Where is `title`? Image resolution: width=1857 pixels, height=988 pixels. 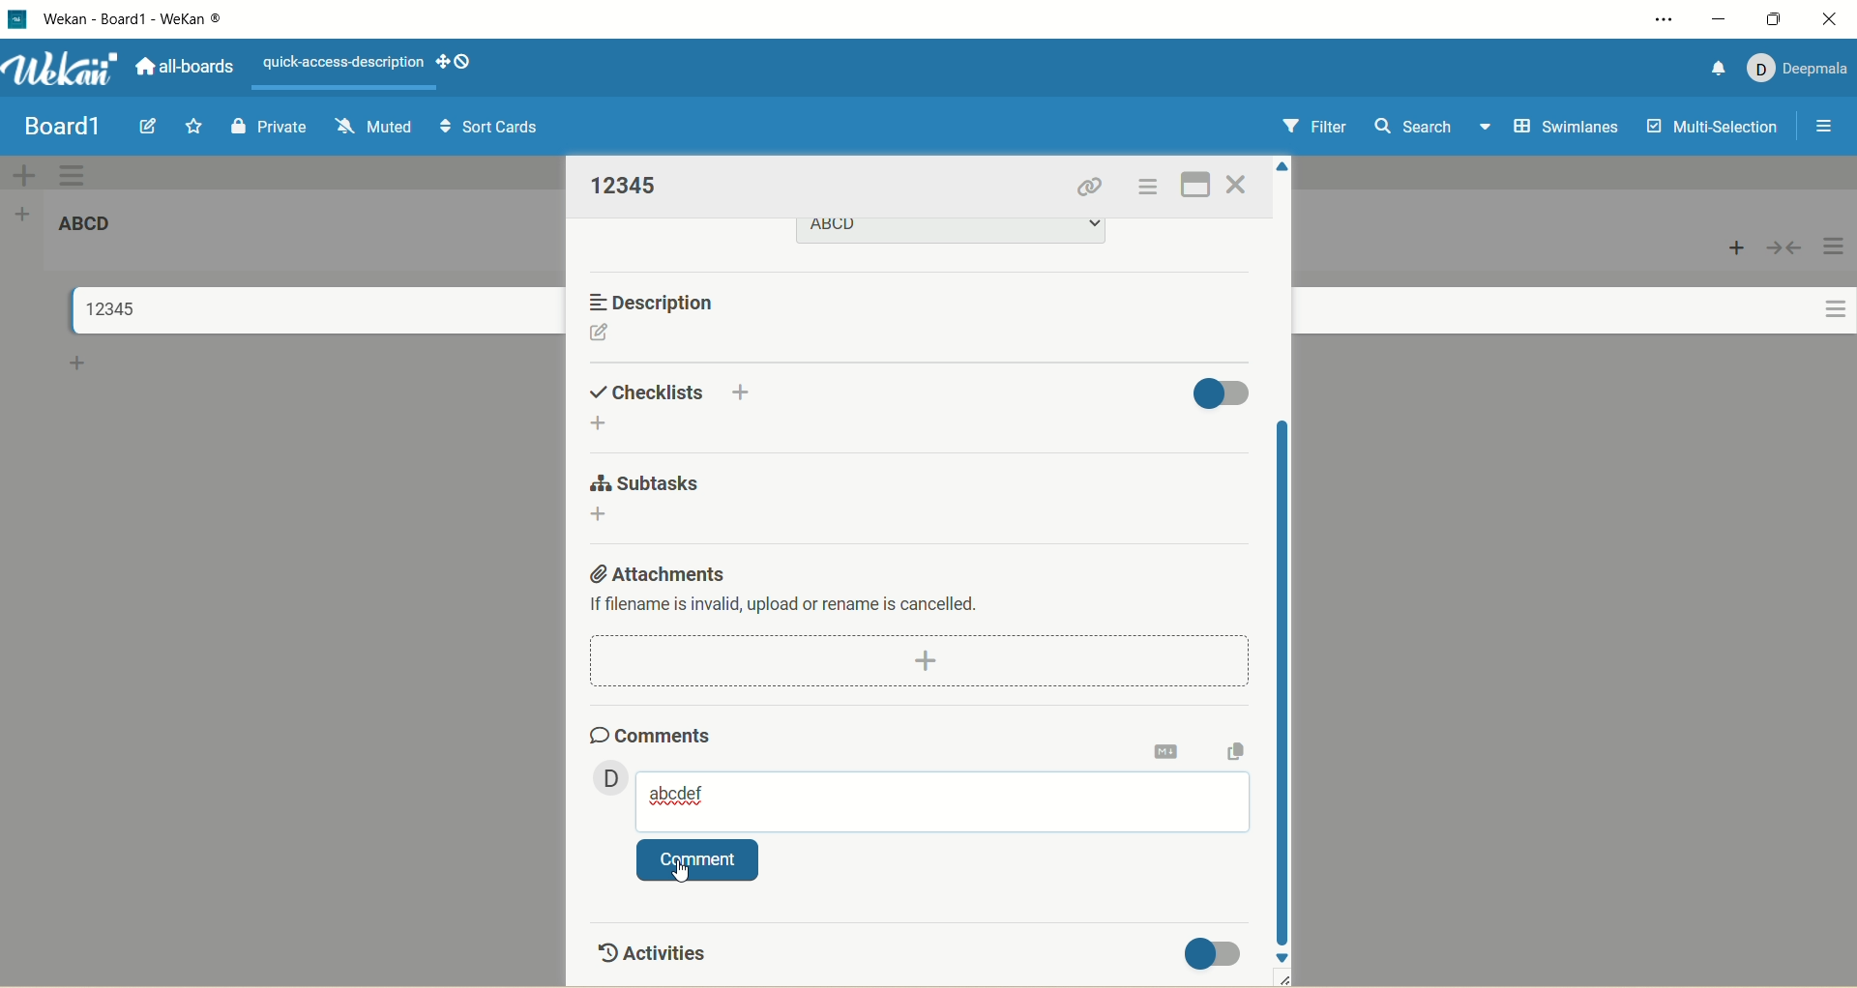
title is located at coordinates (102, 309).